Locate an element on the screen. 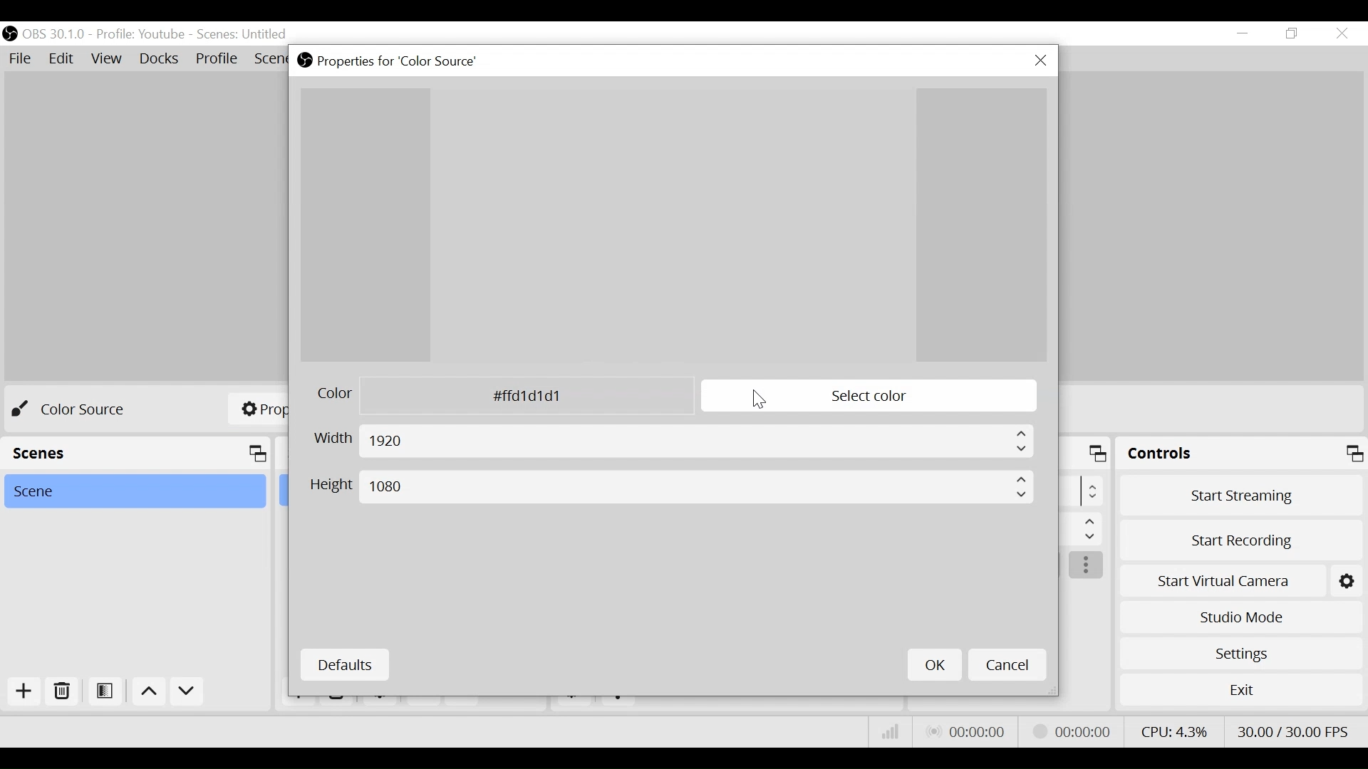 This screenshot has height=769, width=1368. OK is located at coordinates (933, 666).